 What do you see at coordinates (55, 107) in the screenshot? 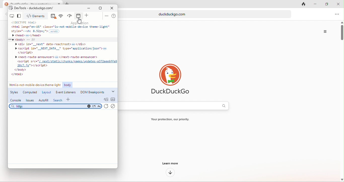
I see `search bar` at bounding box center [55, 107].